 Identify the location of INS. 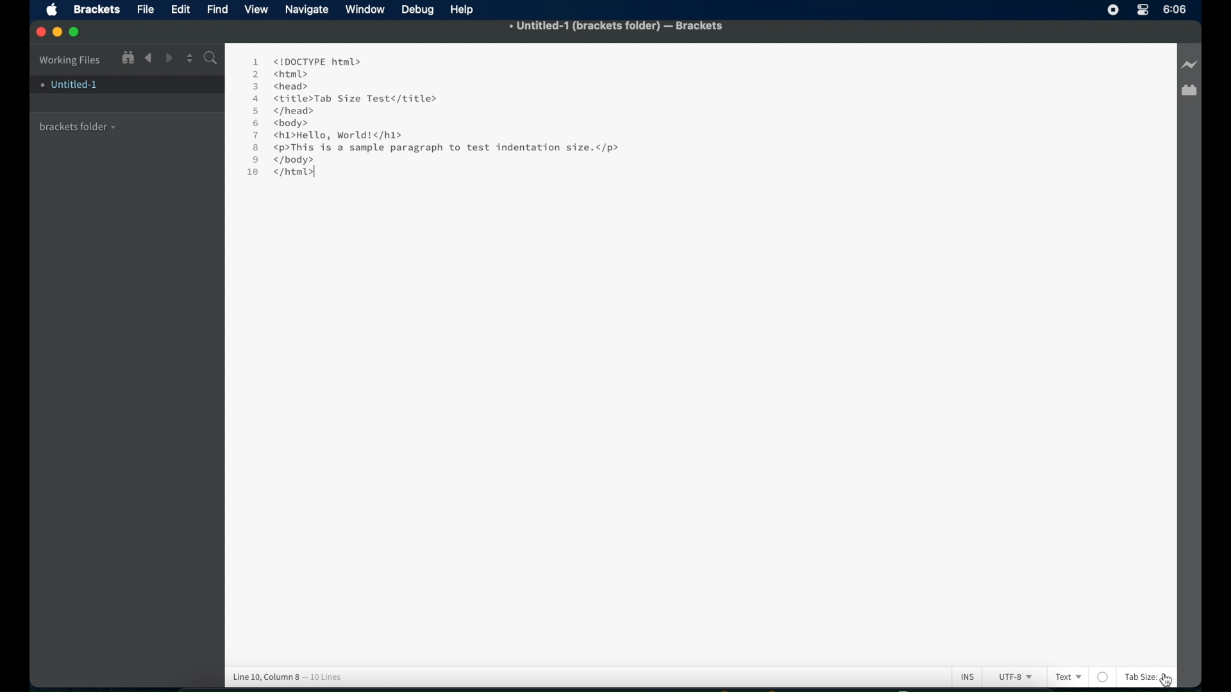
(967, 676).